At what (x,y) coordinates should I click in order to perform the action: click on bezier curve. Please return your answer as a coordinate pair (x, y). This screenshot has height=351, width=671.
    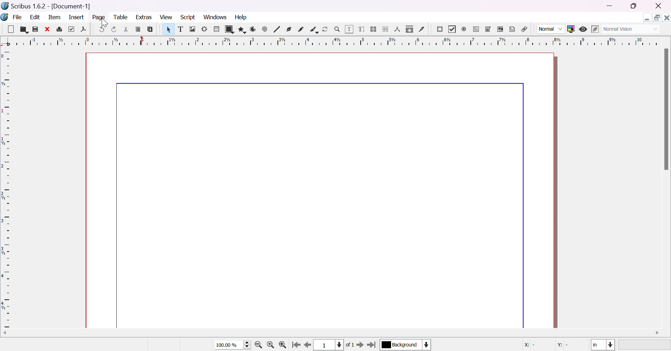
    Looking at the image, I should click on (289, 30).